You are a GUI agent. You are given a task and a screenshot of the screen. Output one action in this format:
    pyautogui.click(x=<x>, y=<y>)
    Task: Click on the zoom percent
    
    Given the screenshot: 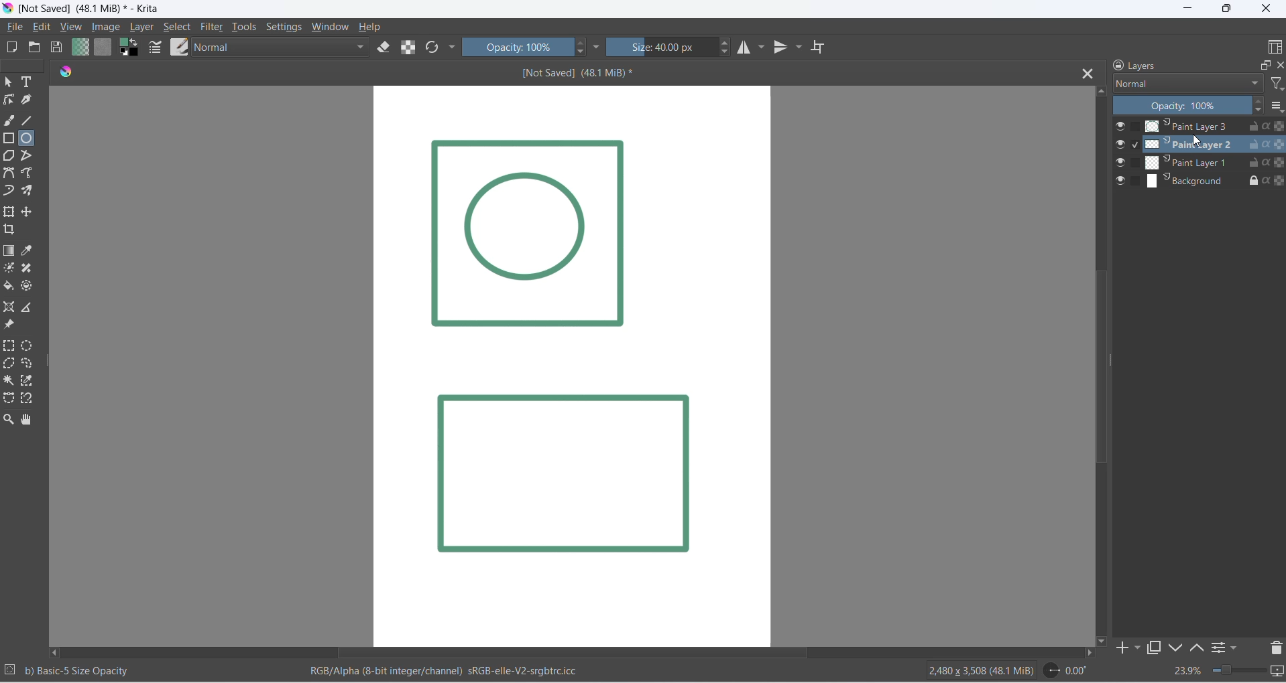 What is the action you would take?
    pyautogui.click(x=1187, y=672)
    